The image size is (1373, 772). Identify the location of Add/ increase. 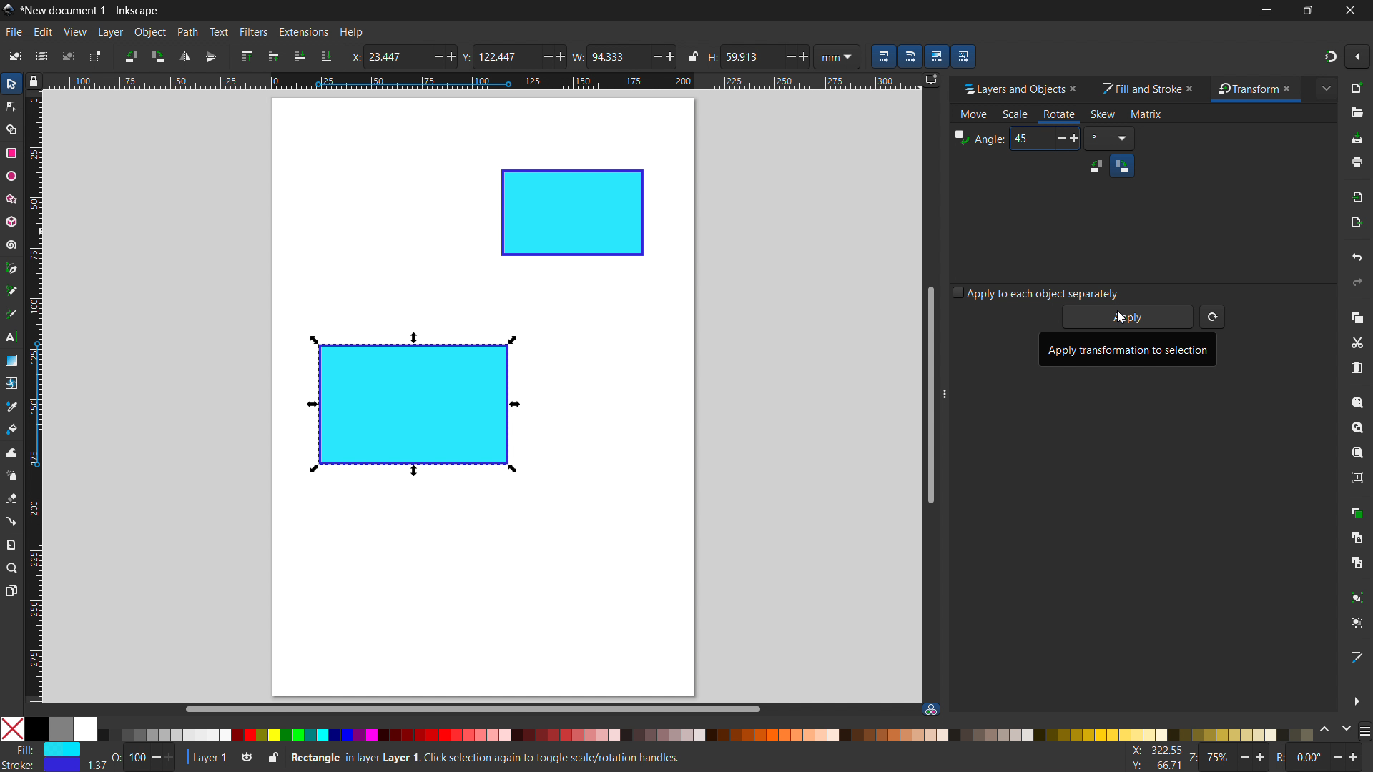
(563, 56).